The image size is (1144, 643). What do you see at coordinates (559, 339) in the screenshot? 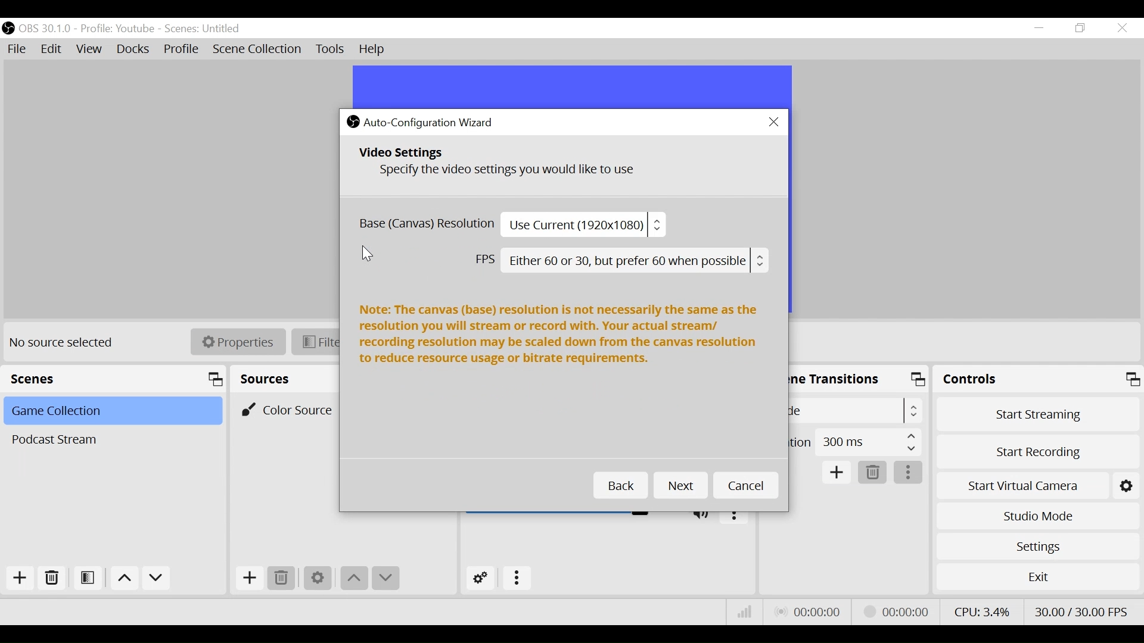
I see `NOTE: the Canvas (base) resolution is not necessarily the same as the resolution you will stream or record your actual stream/recording resolution may be scale down from the canvas resolution to reduce resource usage or bitrate requirements` at bounding box center [559, 339].